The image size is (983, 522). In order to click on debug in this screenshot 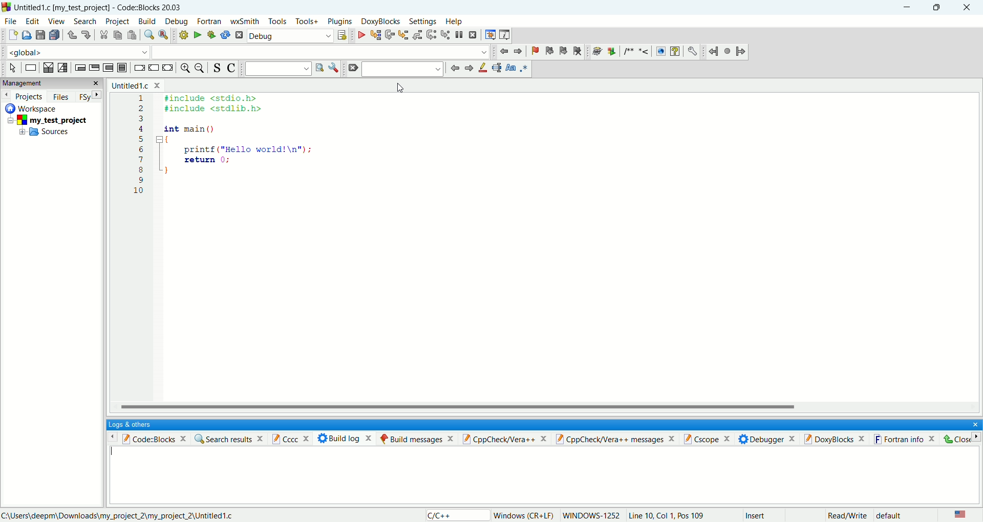, I will do `click(176, 21)`.